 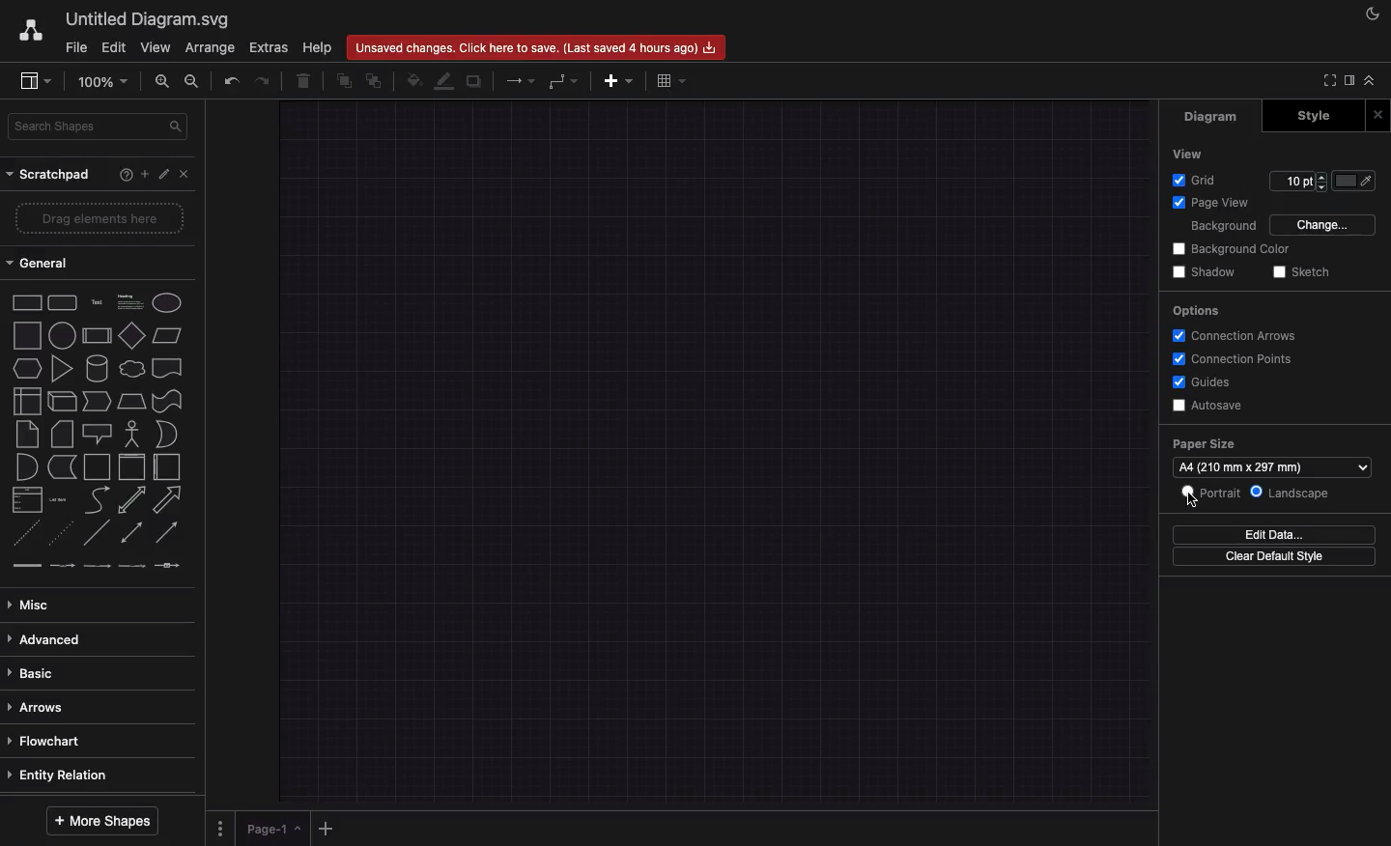 I want to click on View, so click(x=156, y=46).